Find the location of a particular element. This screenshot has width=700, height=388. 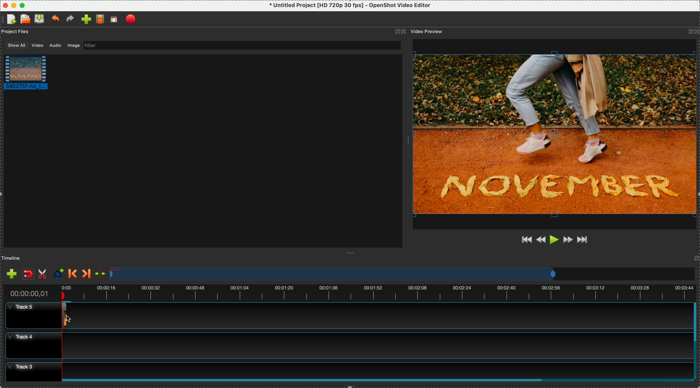

export video is located at coordinates (132, 19).